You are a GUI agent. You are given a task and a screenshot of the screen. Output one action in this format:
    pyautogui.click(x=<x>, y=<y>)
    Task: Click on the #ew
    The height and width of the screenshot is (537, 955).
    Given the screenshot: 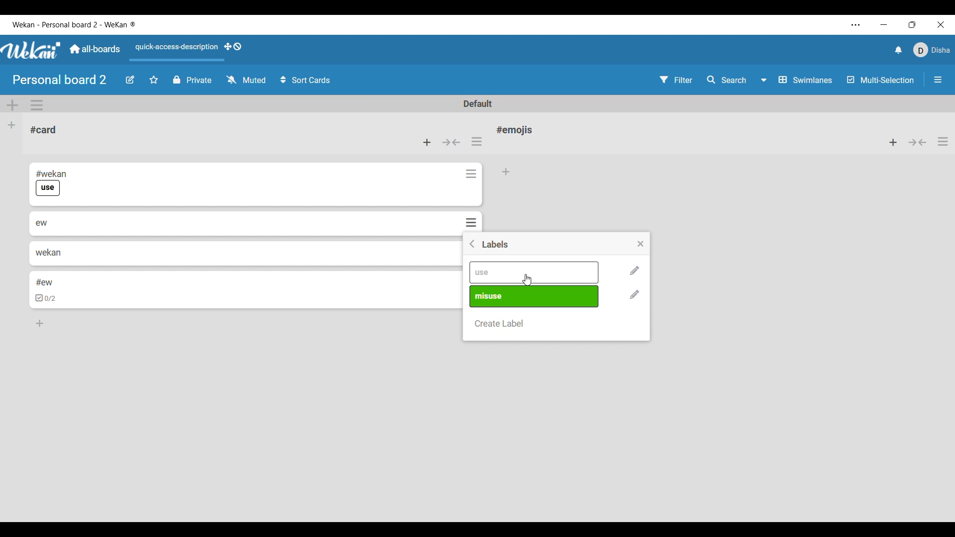 What is the action you would take?
    pyautogui.click(x=44, y=282)
    